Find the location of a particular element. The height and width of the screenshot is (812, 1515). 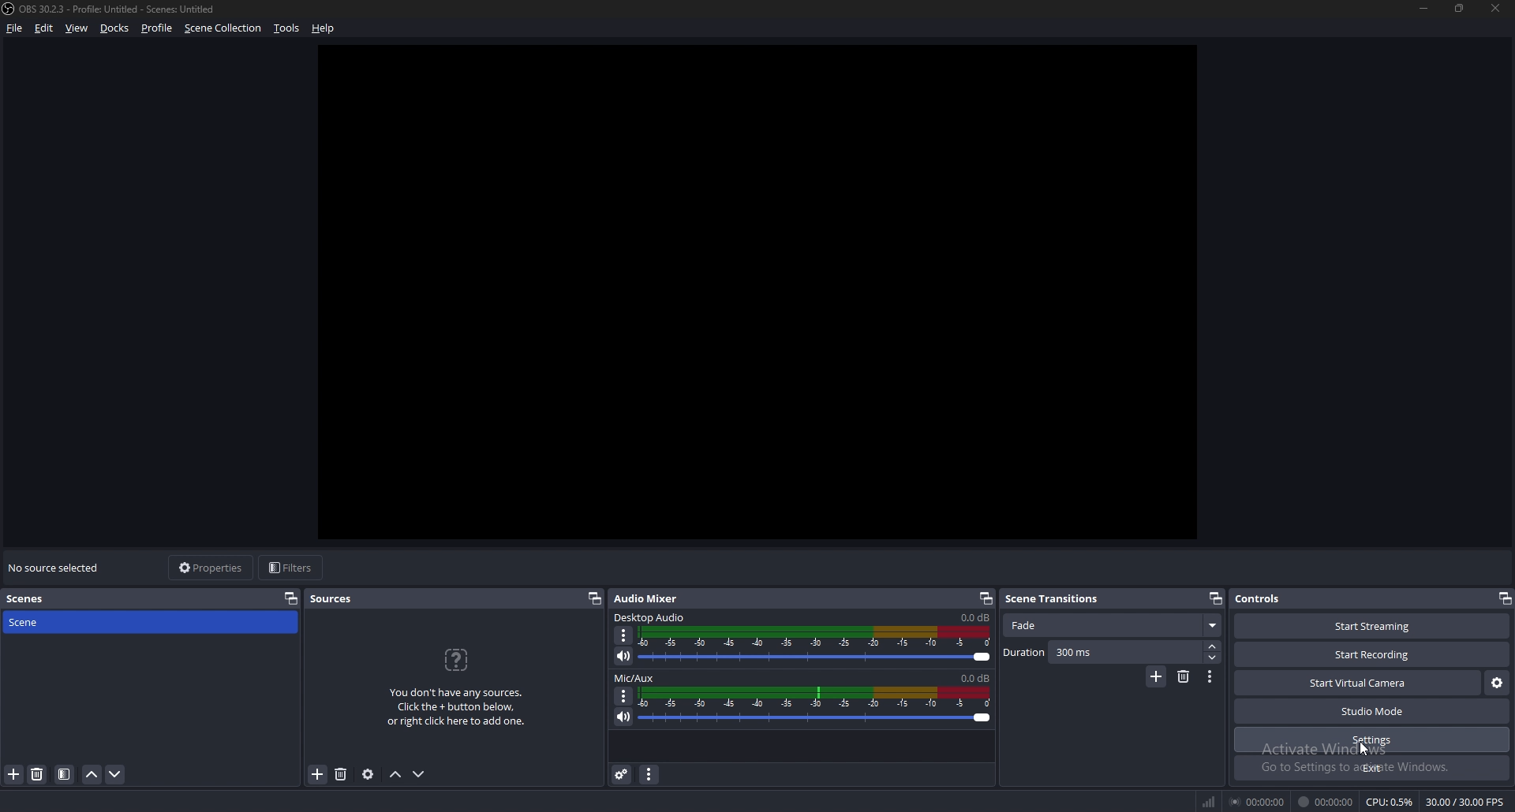

start streaming is located at coordinates (1372, 626).